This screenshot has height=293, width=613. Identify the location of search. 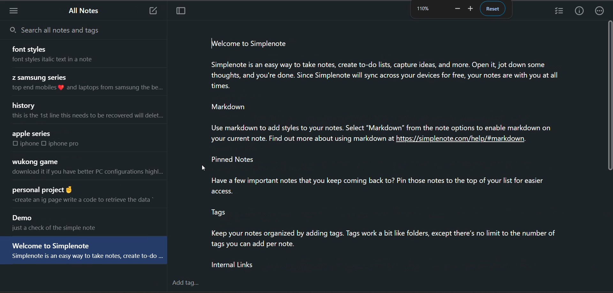
(72, 30).